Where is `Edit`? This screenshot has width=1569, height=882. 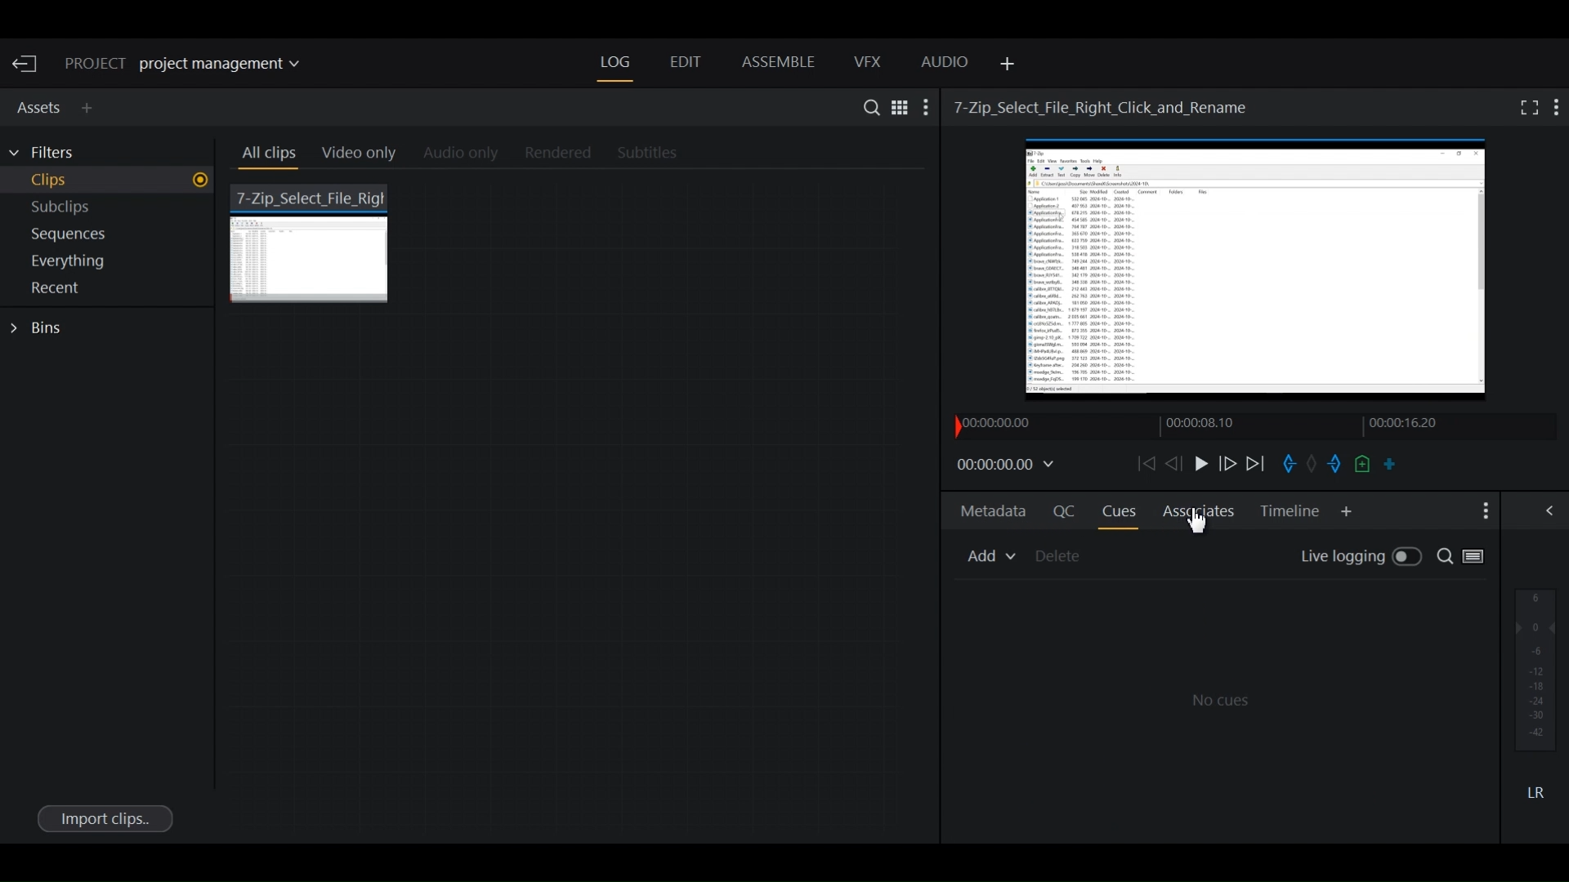
Edit is located at coordinates (684, 64).